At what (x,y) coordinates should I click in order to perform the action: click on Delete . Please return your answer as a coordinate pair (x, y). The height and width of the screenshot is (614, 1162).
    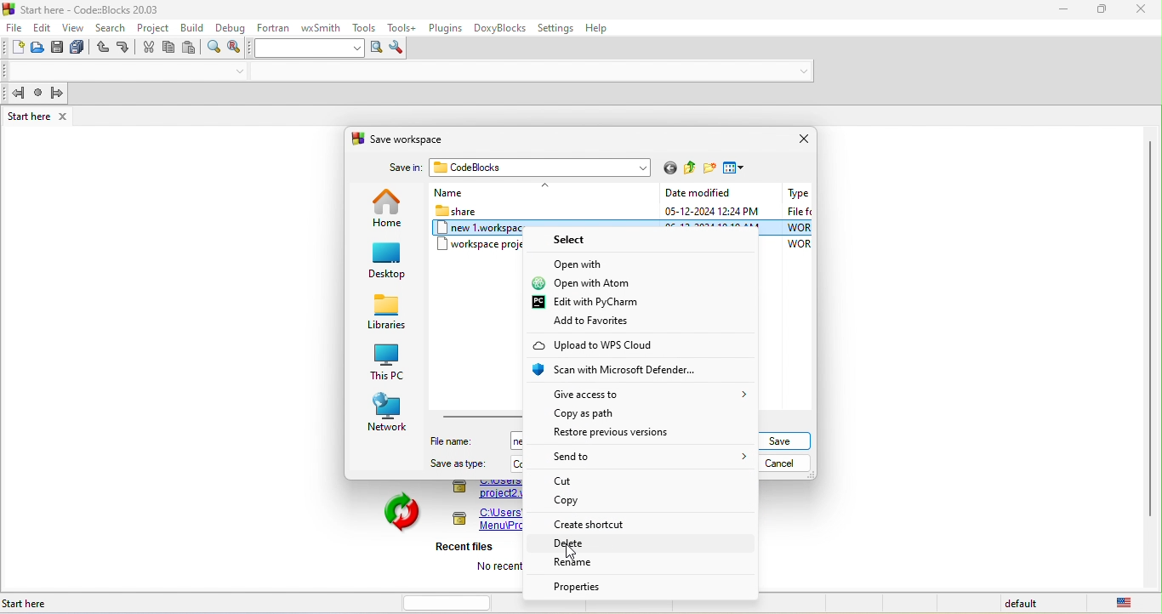
    Looking at the image, I should click on (631, 543).